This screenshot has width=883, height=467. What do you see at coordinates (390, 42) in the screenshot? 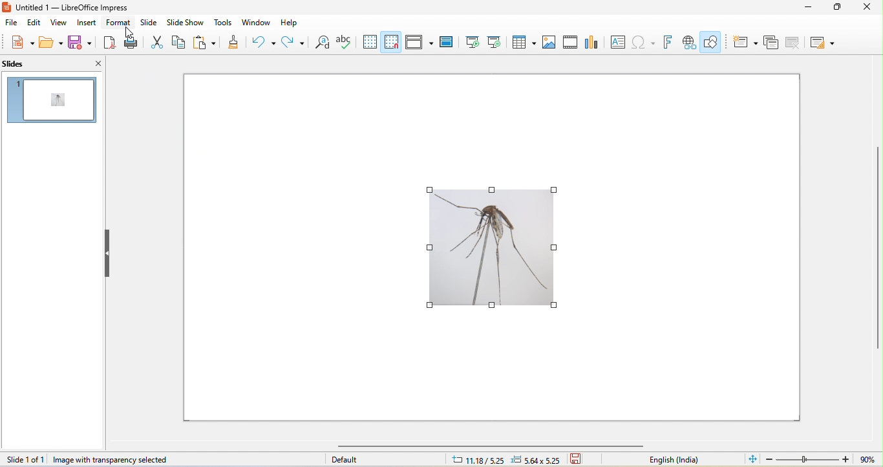
I see `snap to grid` at bounding box center [390, 42].